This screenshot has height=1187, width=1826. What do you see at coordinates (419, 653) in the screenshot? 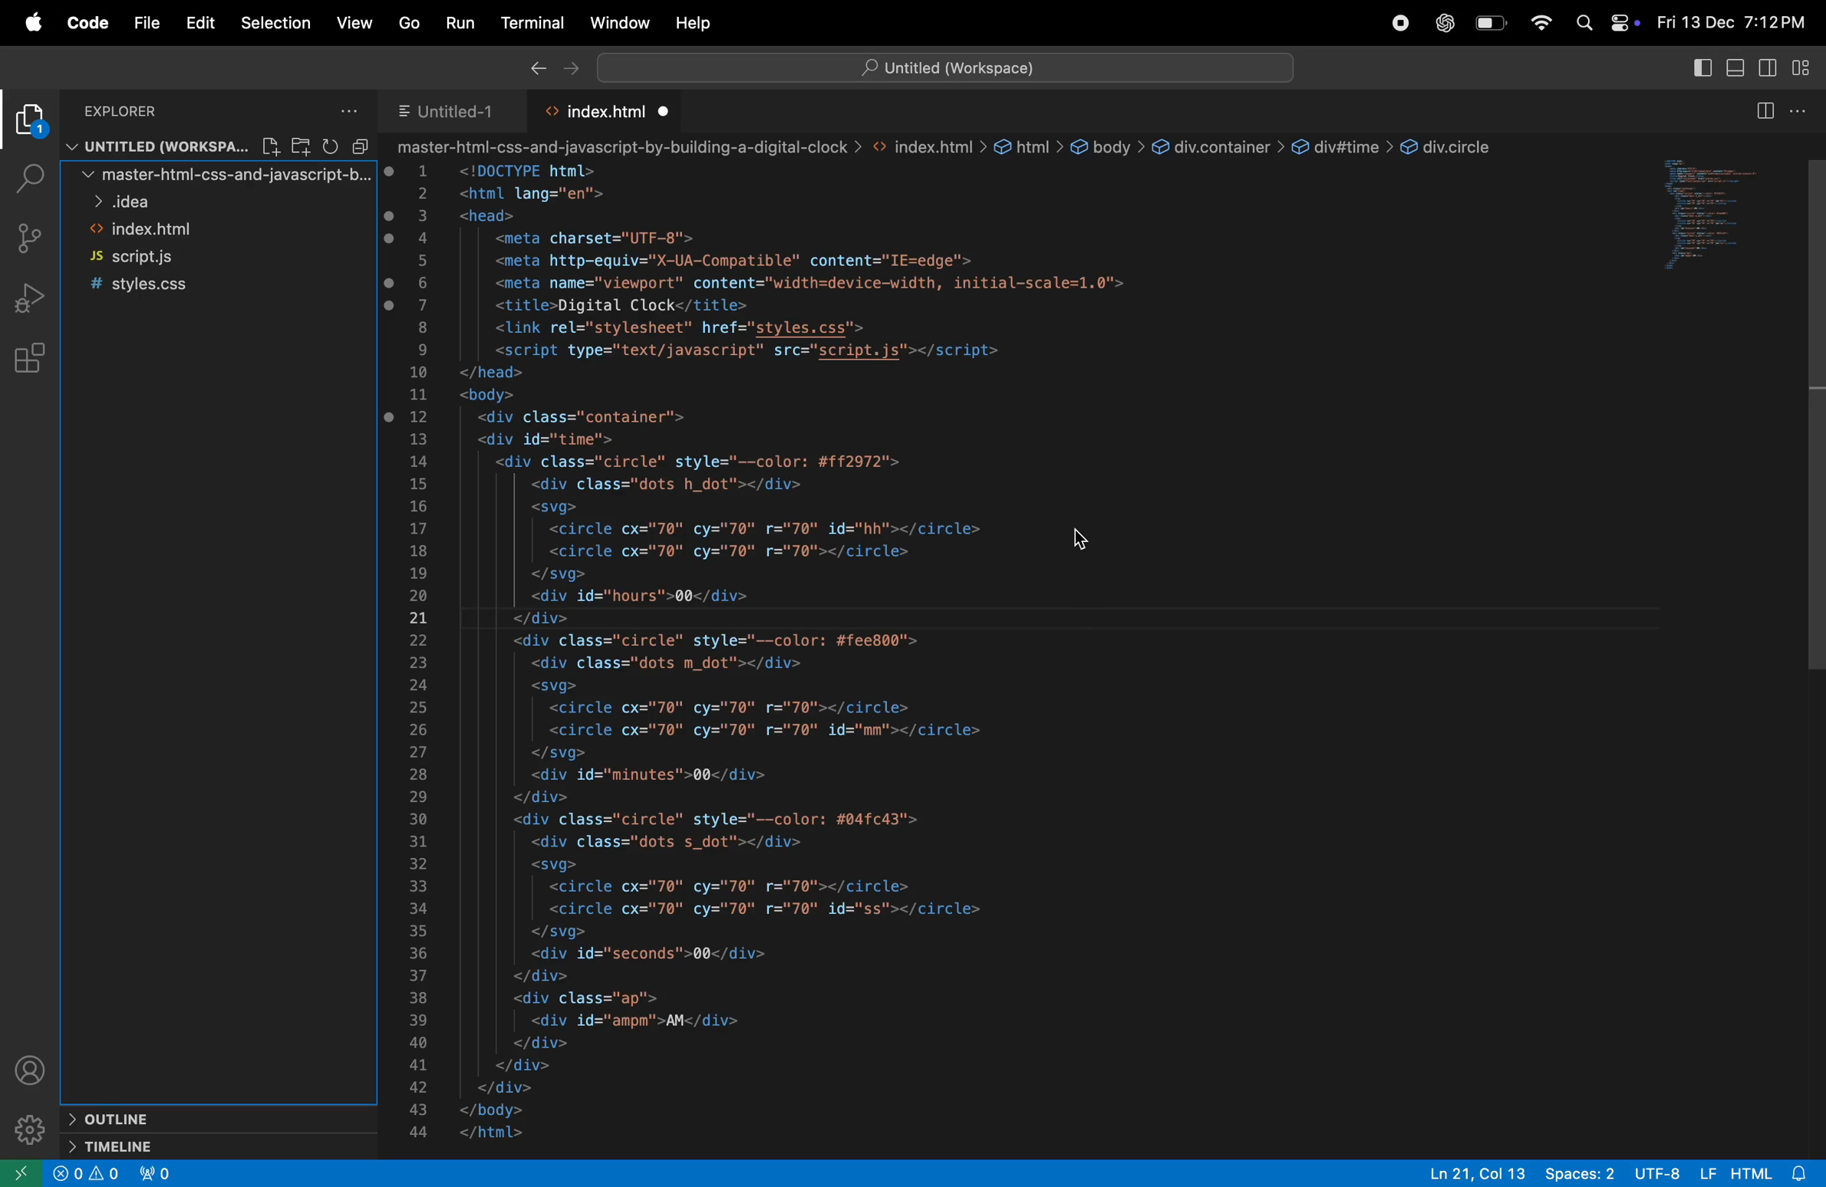
I see `Line Number` at bounding box center [419, 653].